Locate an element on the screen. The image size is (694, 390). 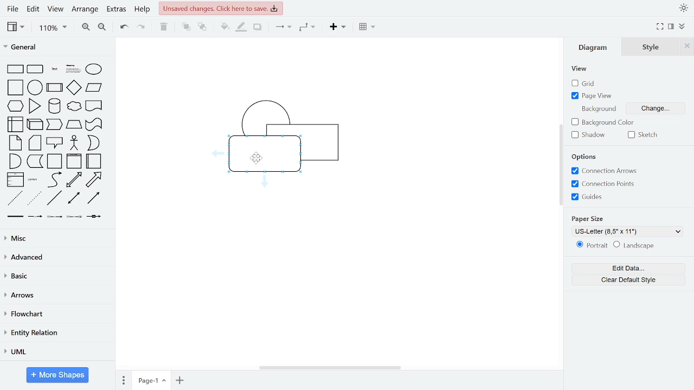
to front is located at coordinates (185, 28).